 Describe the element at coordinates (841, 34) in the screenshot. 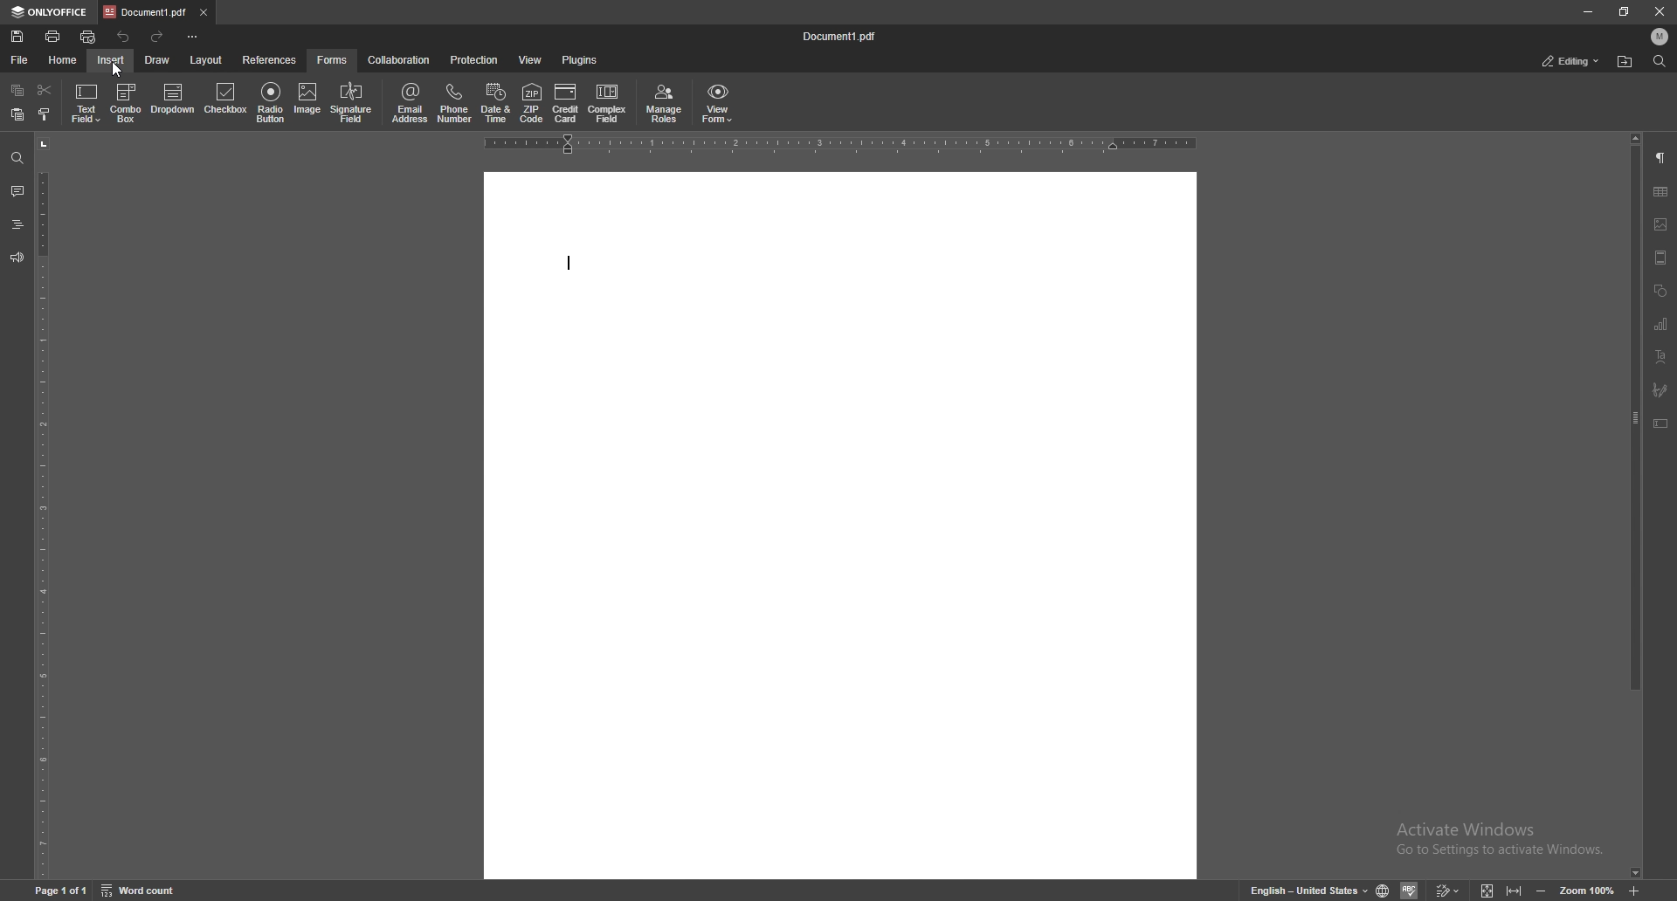

I see `file name` at that location.